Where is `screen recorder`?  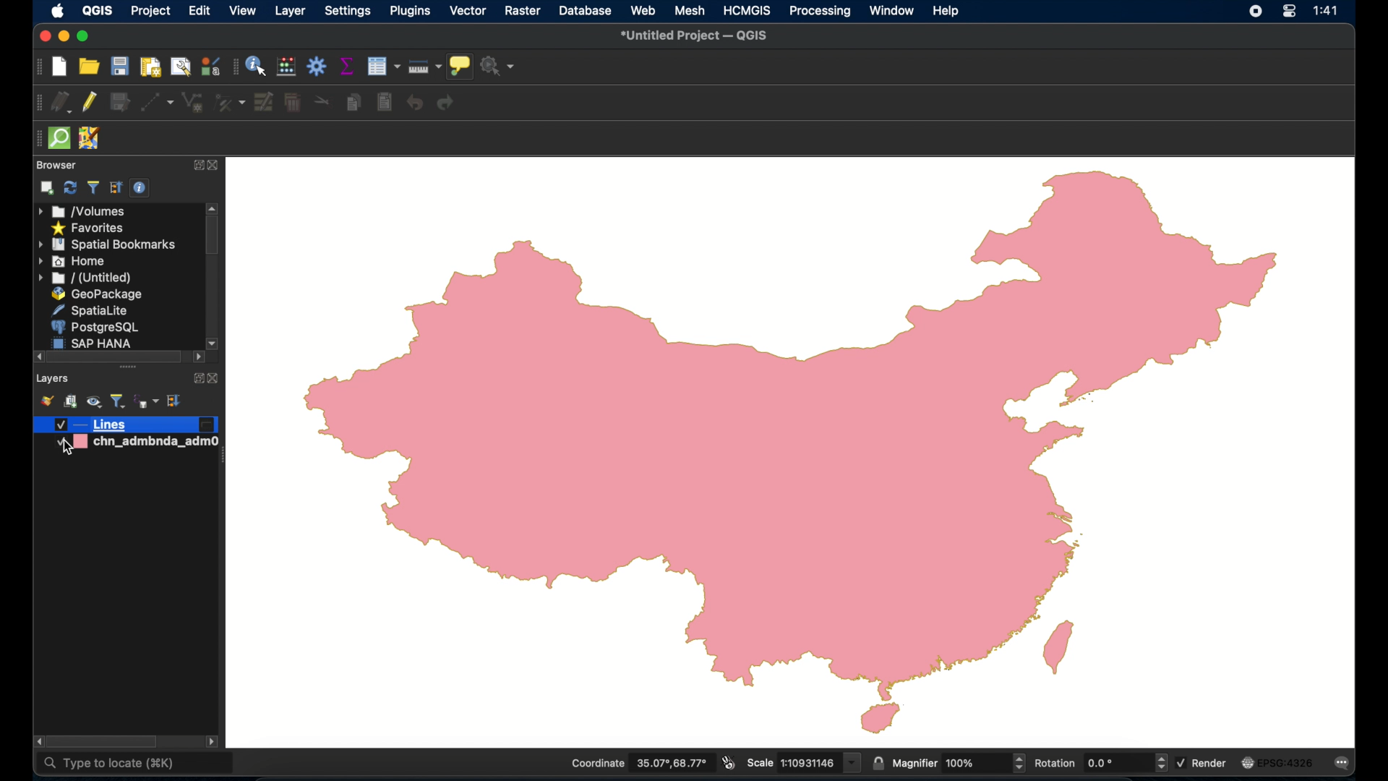
screen recorder is located at coordinates (1255, 12).